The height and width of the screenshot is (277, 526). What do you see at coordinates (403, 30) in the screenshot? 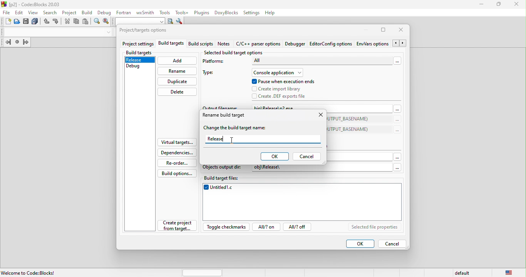
I see `close` at bounding box center [403, 30].